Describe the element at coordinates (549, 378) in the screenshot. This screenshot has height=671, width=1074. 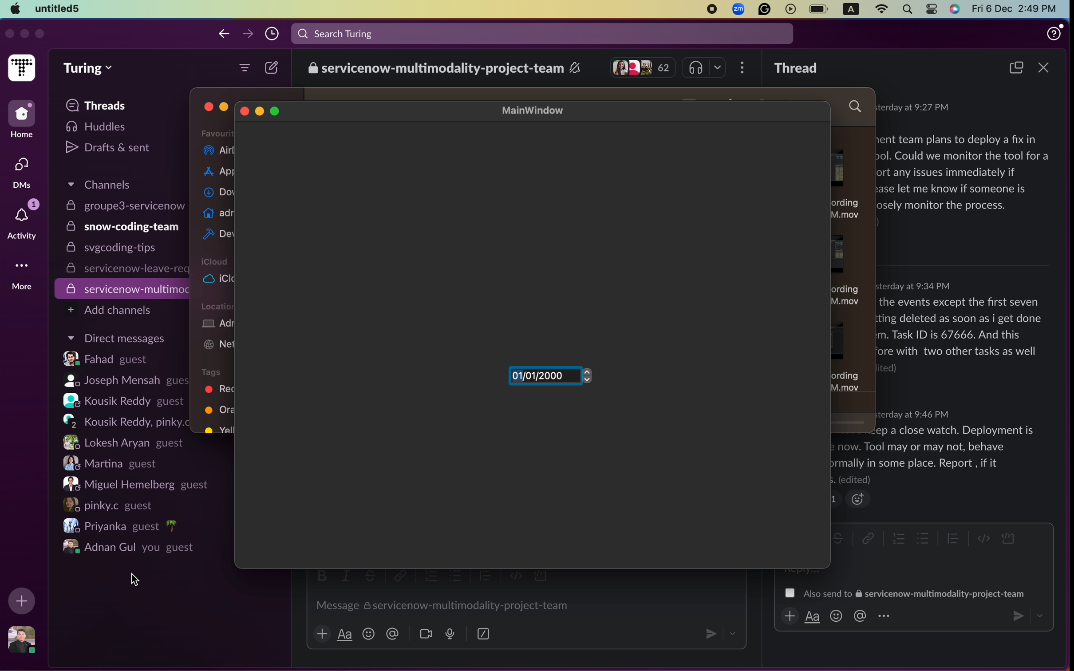
I see `date widget` at that location.